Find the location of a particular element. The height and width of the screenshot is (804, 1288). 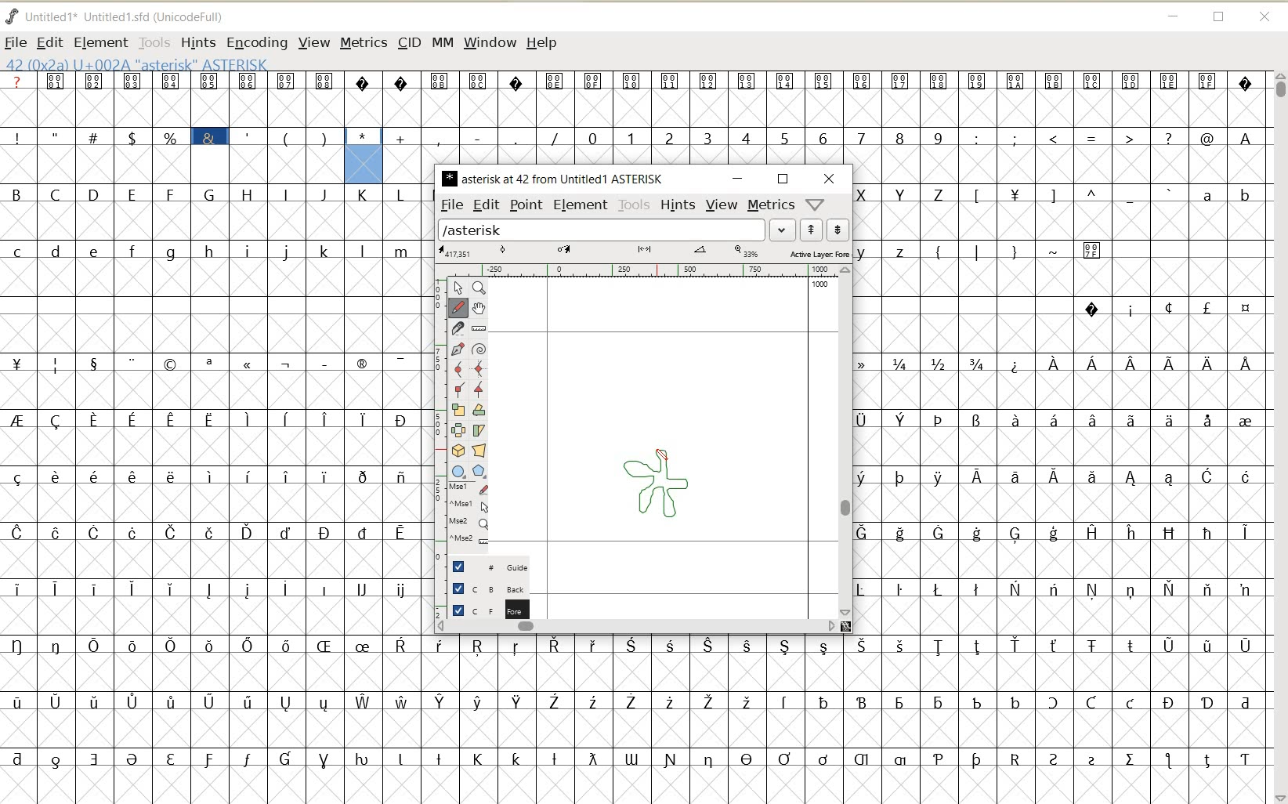

RESTORE is located at coordinates (1219, 17).